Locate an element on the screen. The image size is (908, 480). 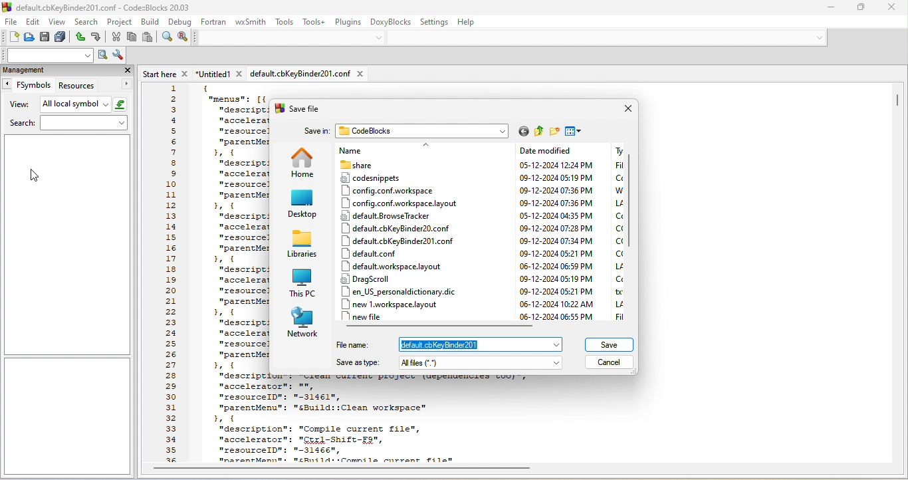
resources is located at coordinates (96, 85).